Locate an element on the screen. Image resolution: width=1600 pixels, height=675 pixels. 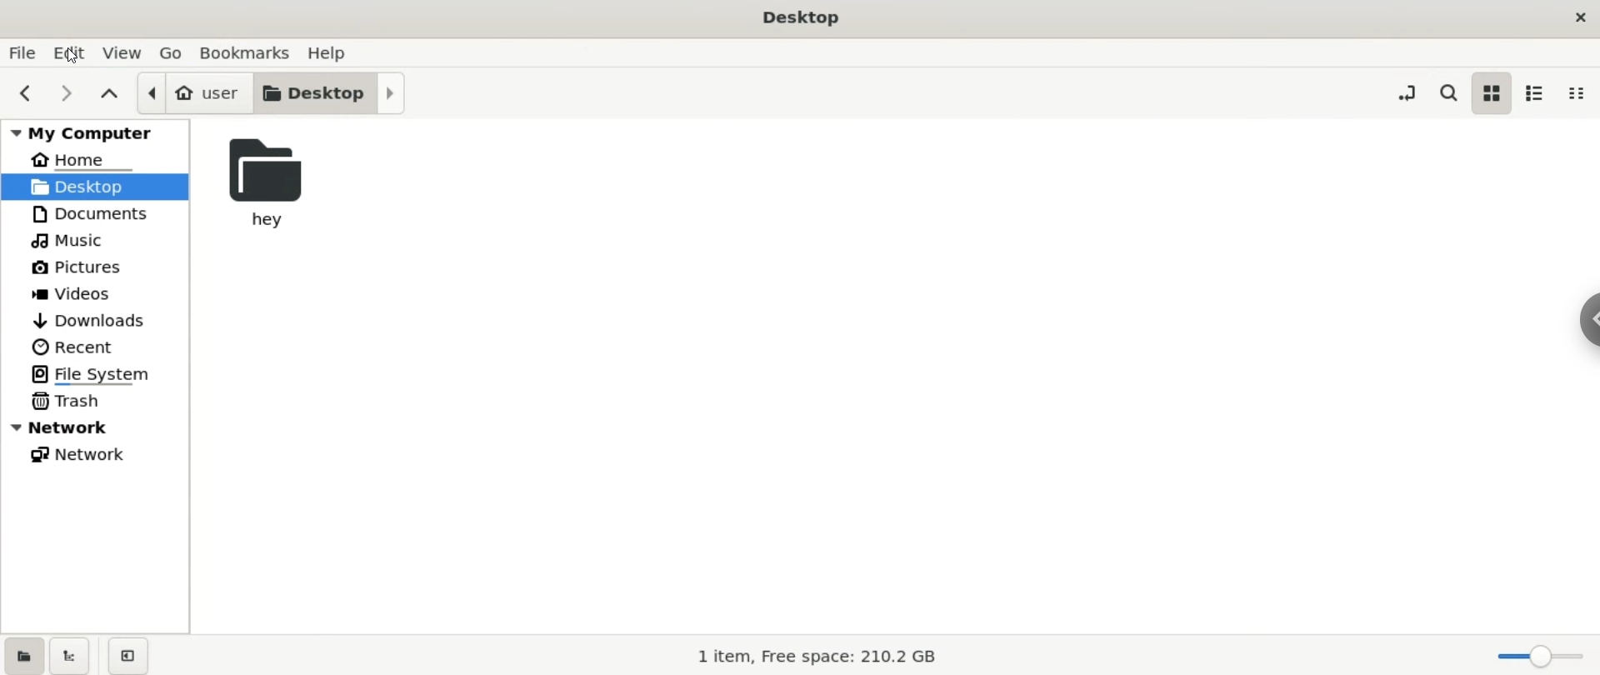
help is located at coordinates (327, 52).